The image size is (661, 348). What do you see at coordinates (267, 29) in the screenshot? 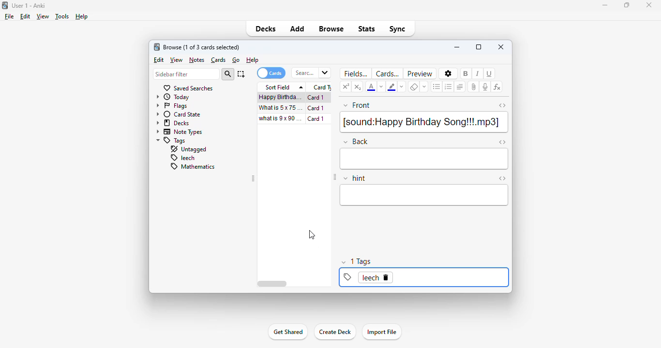
I see `decks` at bounding box center [267, 29].